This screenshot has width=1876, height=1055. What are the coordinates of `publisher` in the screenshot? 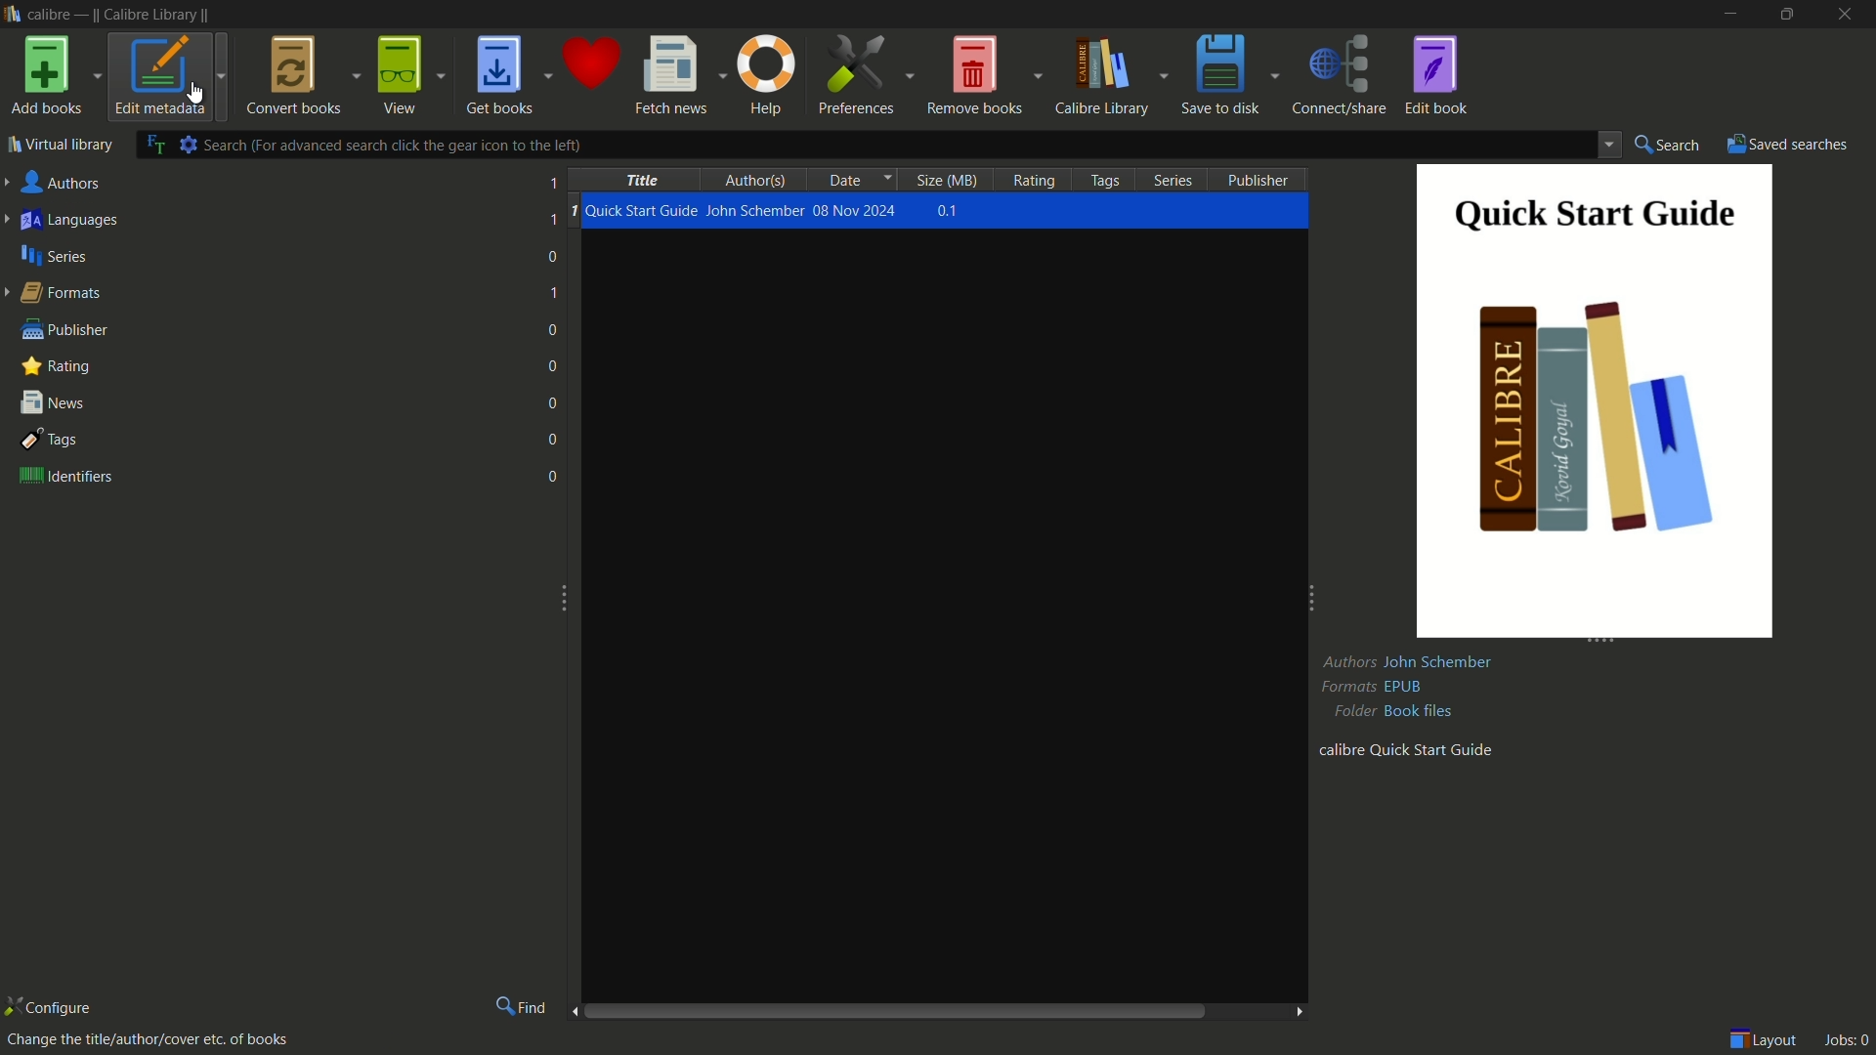 It's located at (1257, 180).